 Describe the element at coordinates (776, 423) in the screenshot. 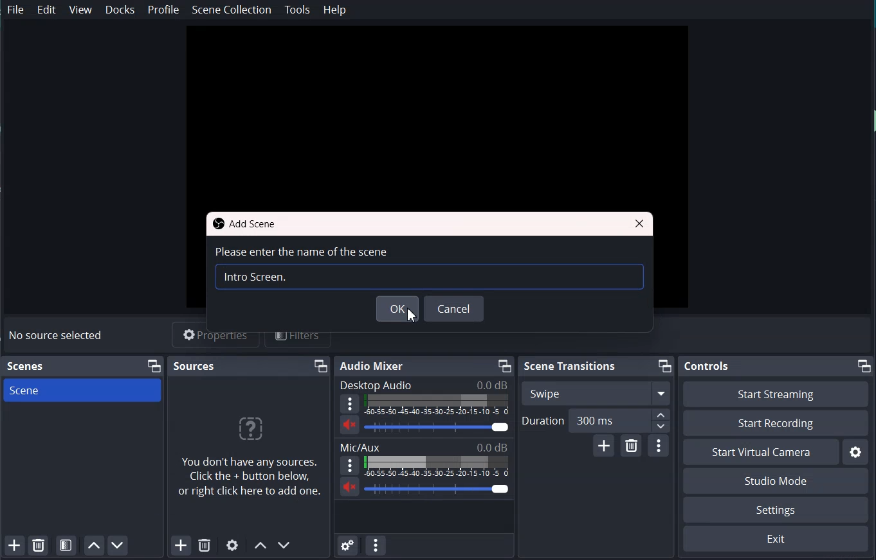

I see `Start Recording` at that location.